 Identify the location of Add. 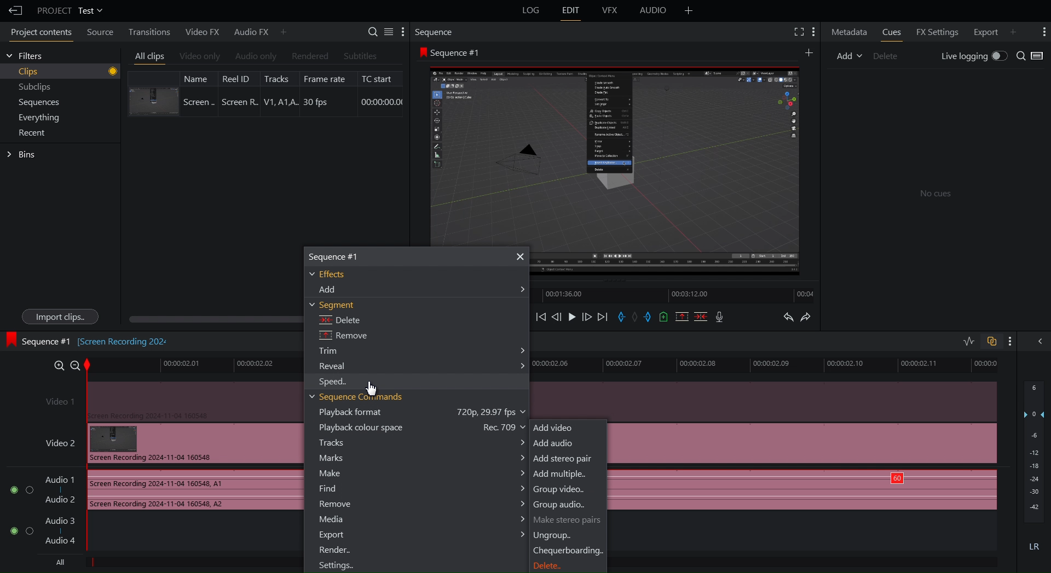
(849, 55).